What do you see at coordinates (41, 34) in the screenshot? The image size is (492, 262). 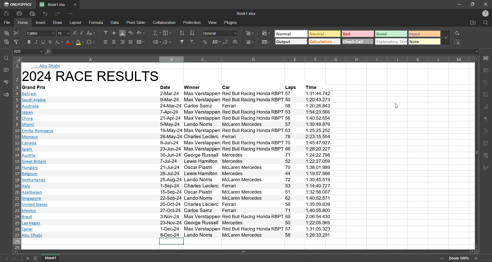 I see `font style` at bounding box center [41, 34].